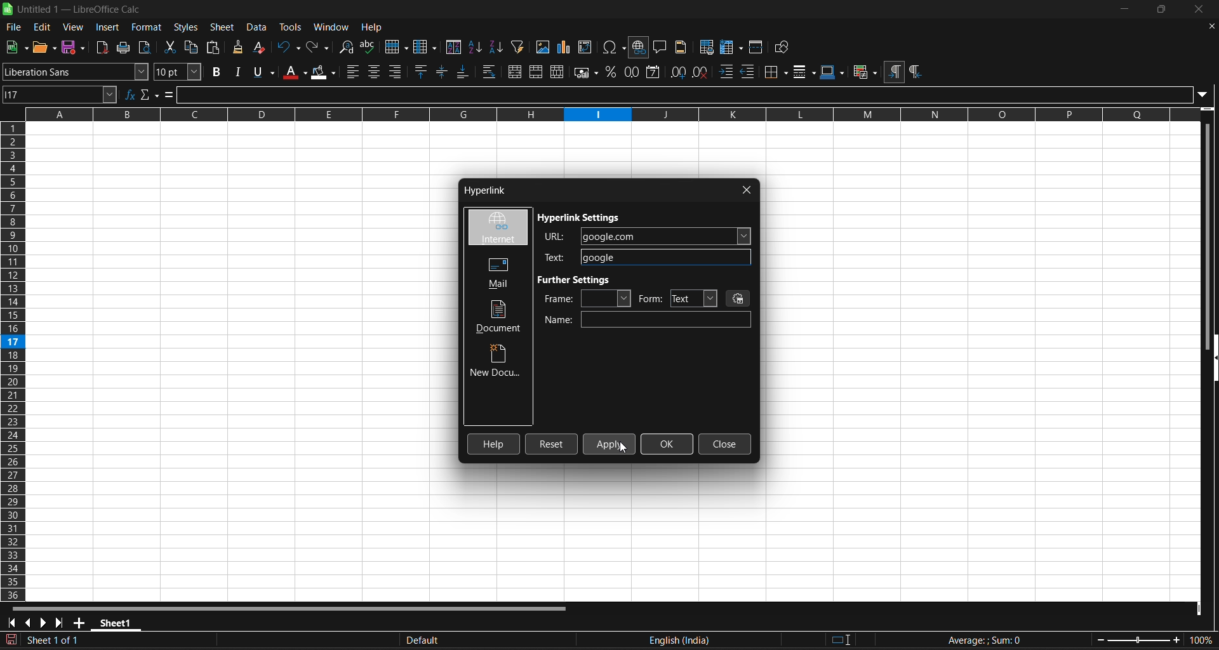 This screenshot has width=1219, height=650. Describe the element at coordinates (261, 48) in the screenshot. I see `clear direct formatting` at that location.